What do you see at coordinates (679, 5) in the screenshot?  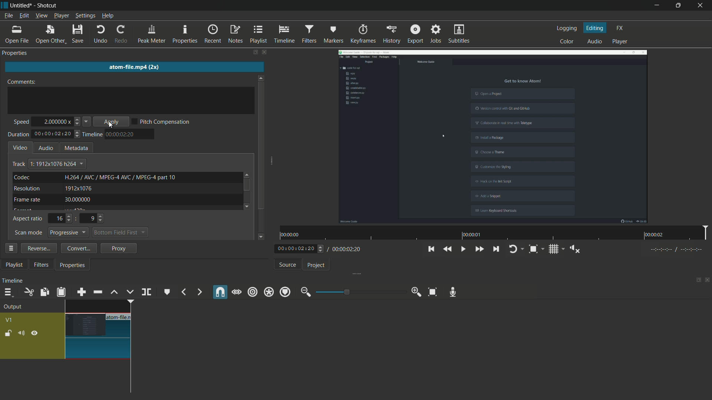 I see `maximize` at bounding box center [679, 5].